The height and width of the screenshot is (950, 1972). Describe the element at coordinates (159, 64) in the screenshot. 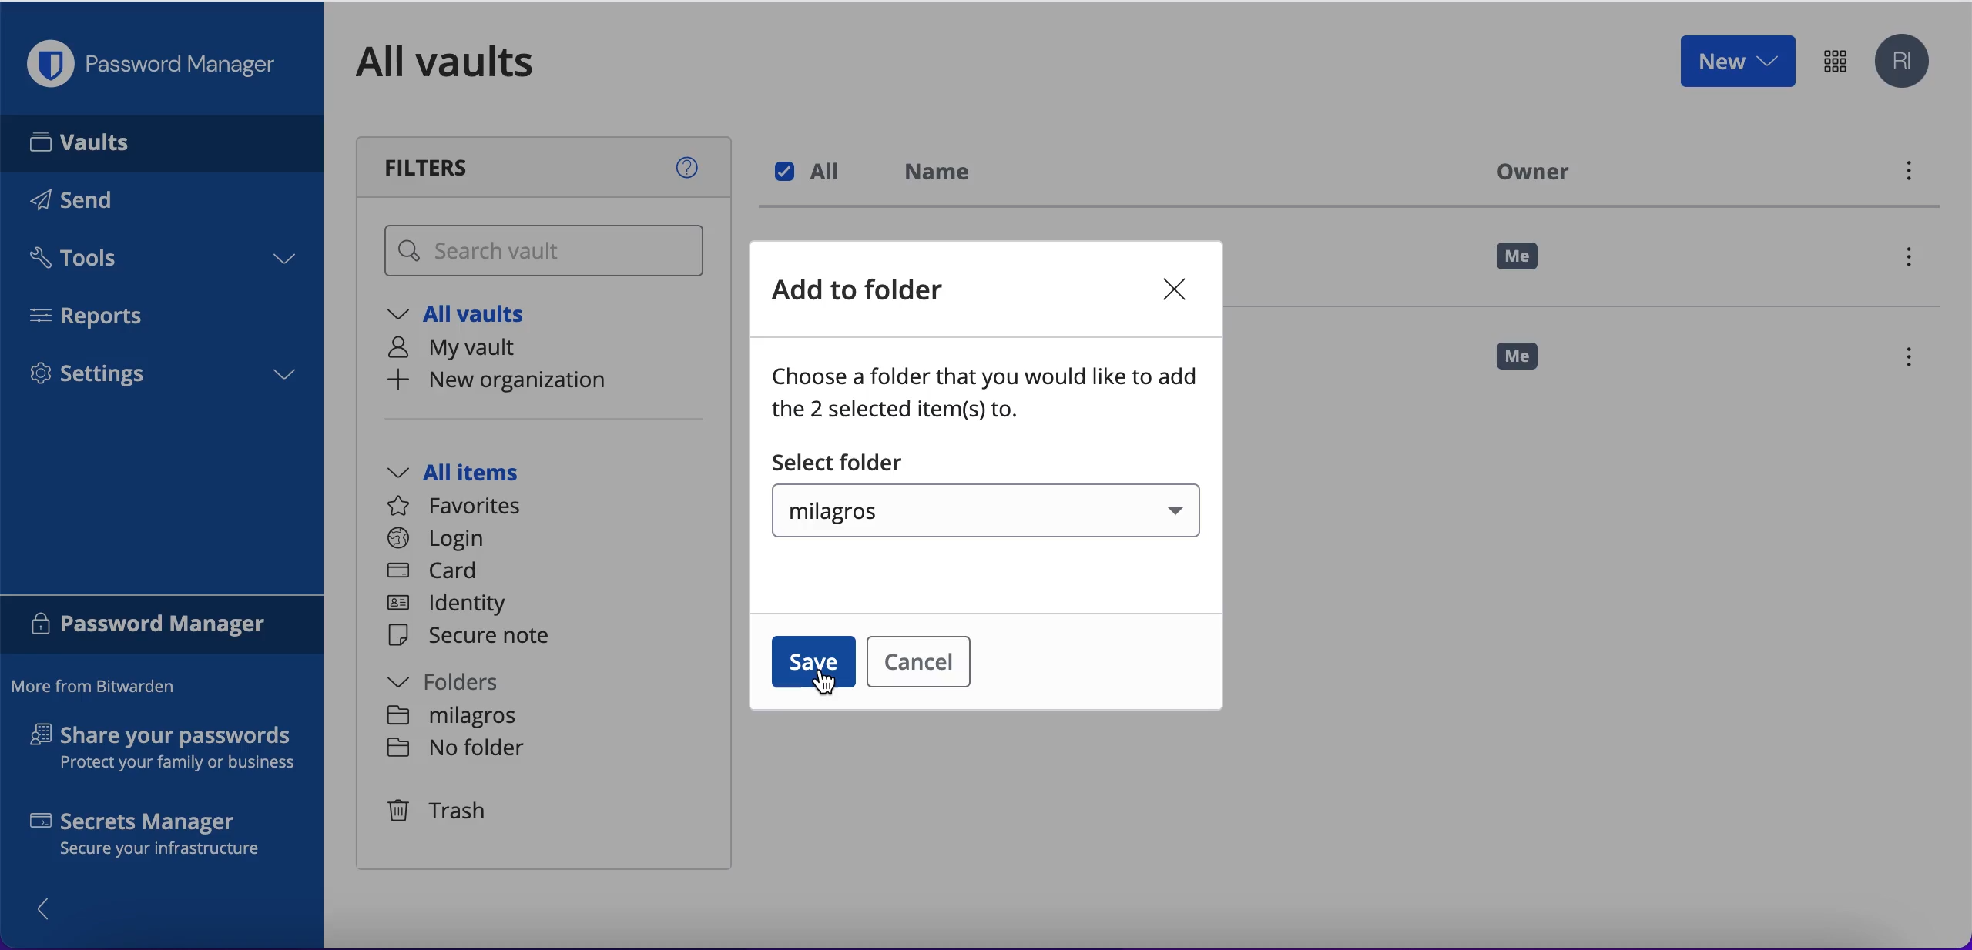

I see `password manager` at that location.